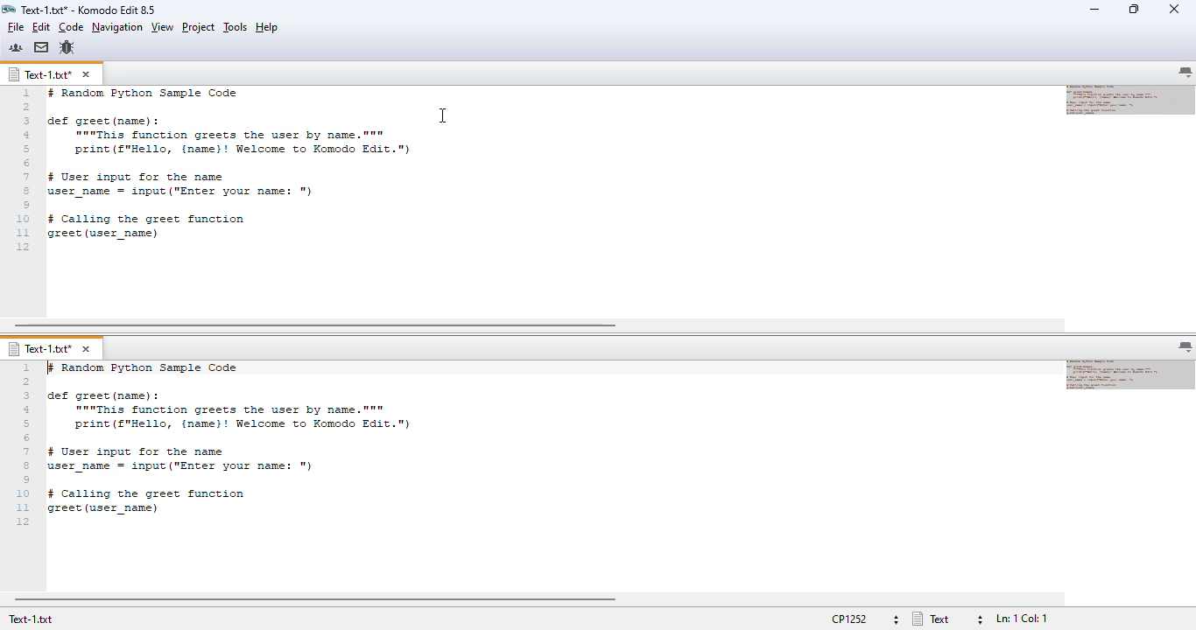  I want to click on file encoding, so click(847, 622).